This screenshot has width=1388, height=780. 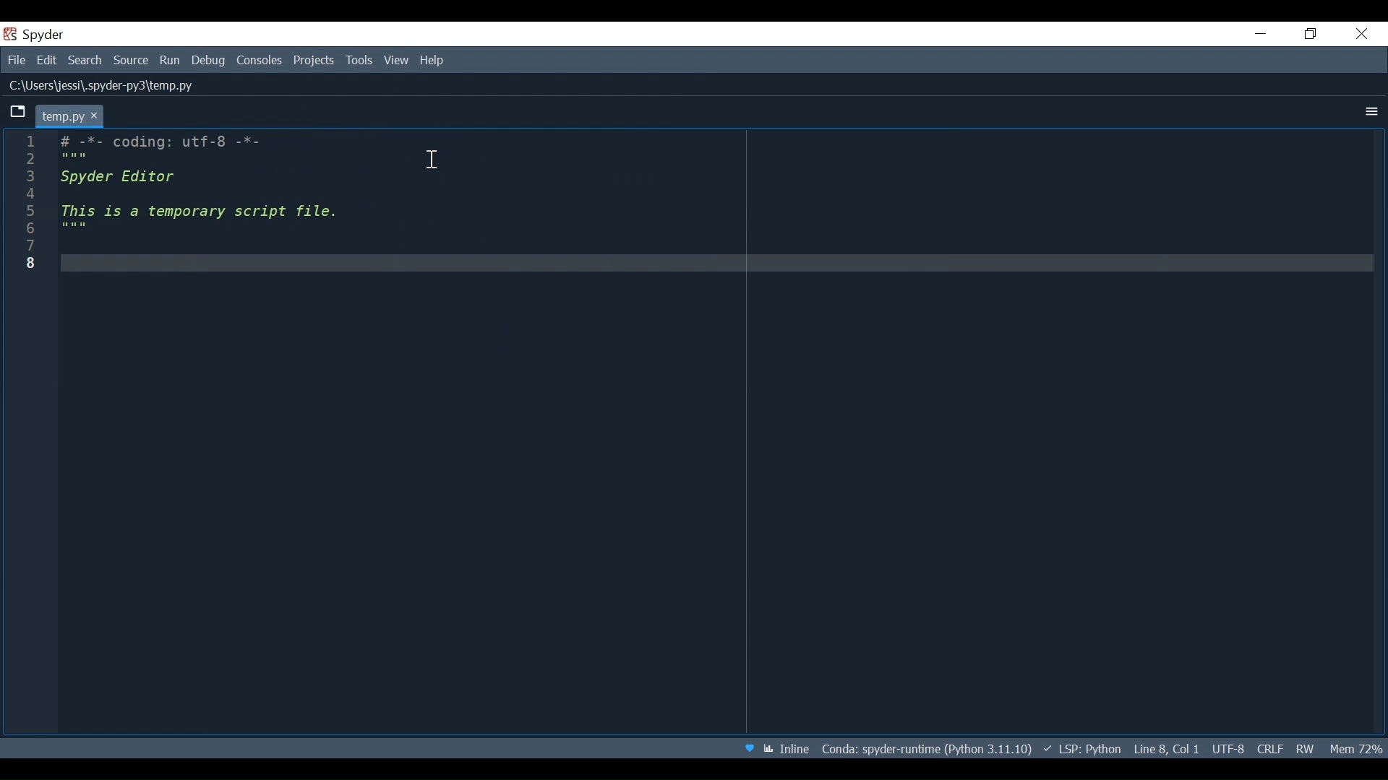 What do you see at coordinates (15, 60) in the screenshot?
I see `File` at bounding box center [15, 60].